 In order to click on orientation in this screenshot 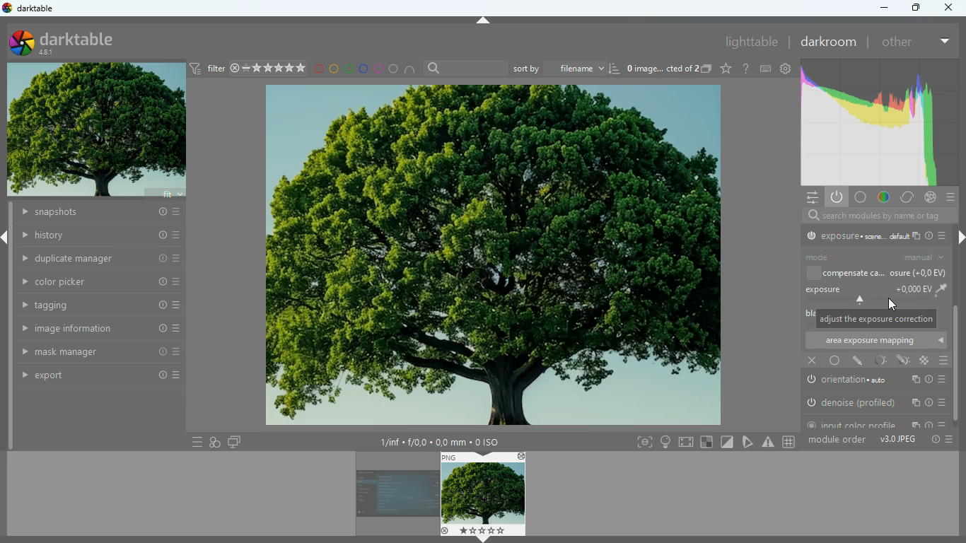, I will do `click(877, 380)`.